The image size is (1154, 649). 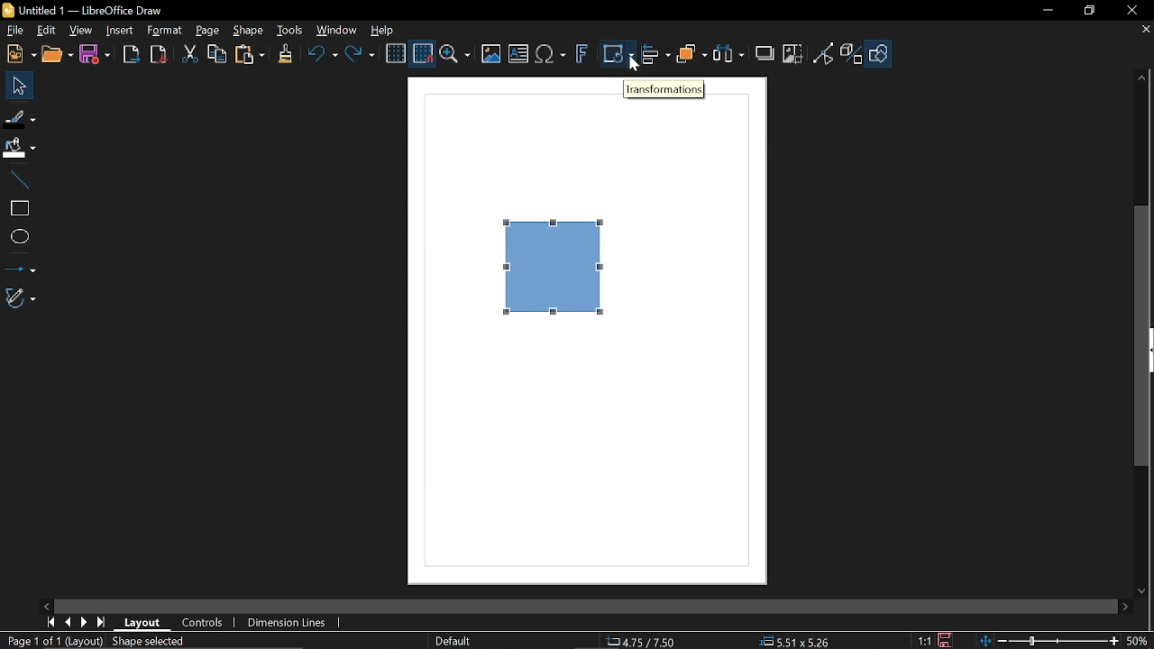 What do you see at coordinates (249, 57) in the screenshot?
I see `Paste` at bounding box center [249, 57].